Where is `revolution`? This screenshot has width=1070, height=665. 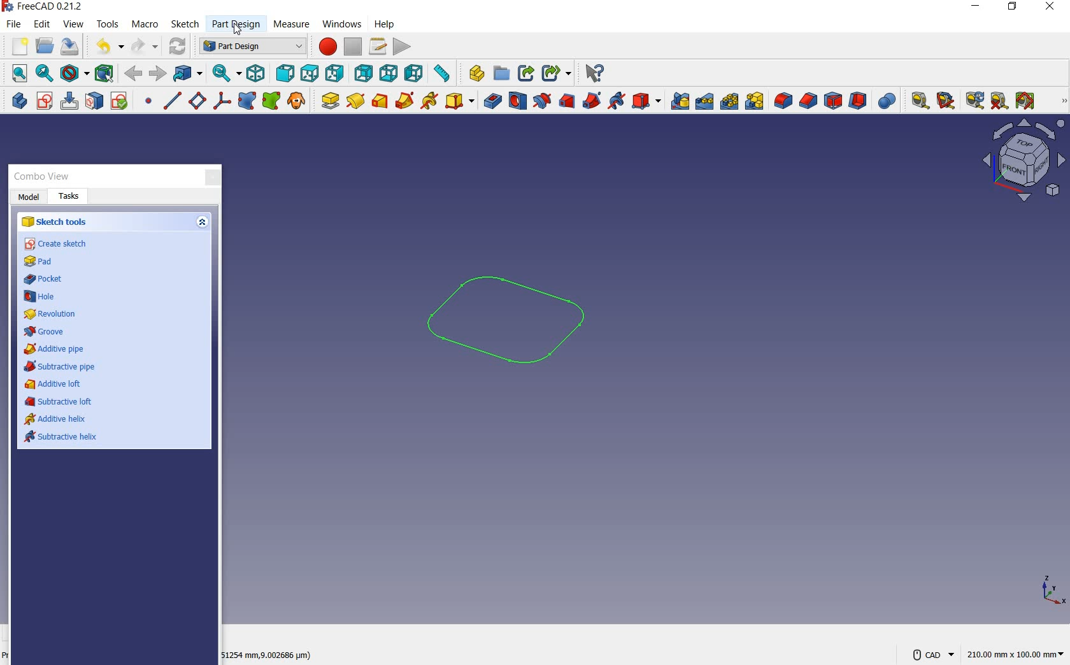
revolution is located at coordinates (45, 313).